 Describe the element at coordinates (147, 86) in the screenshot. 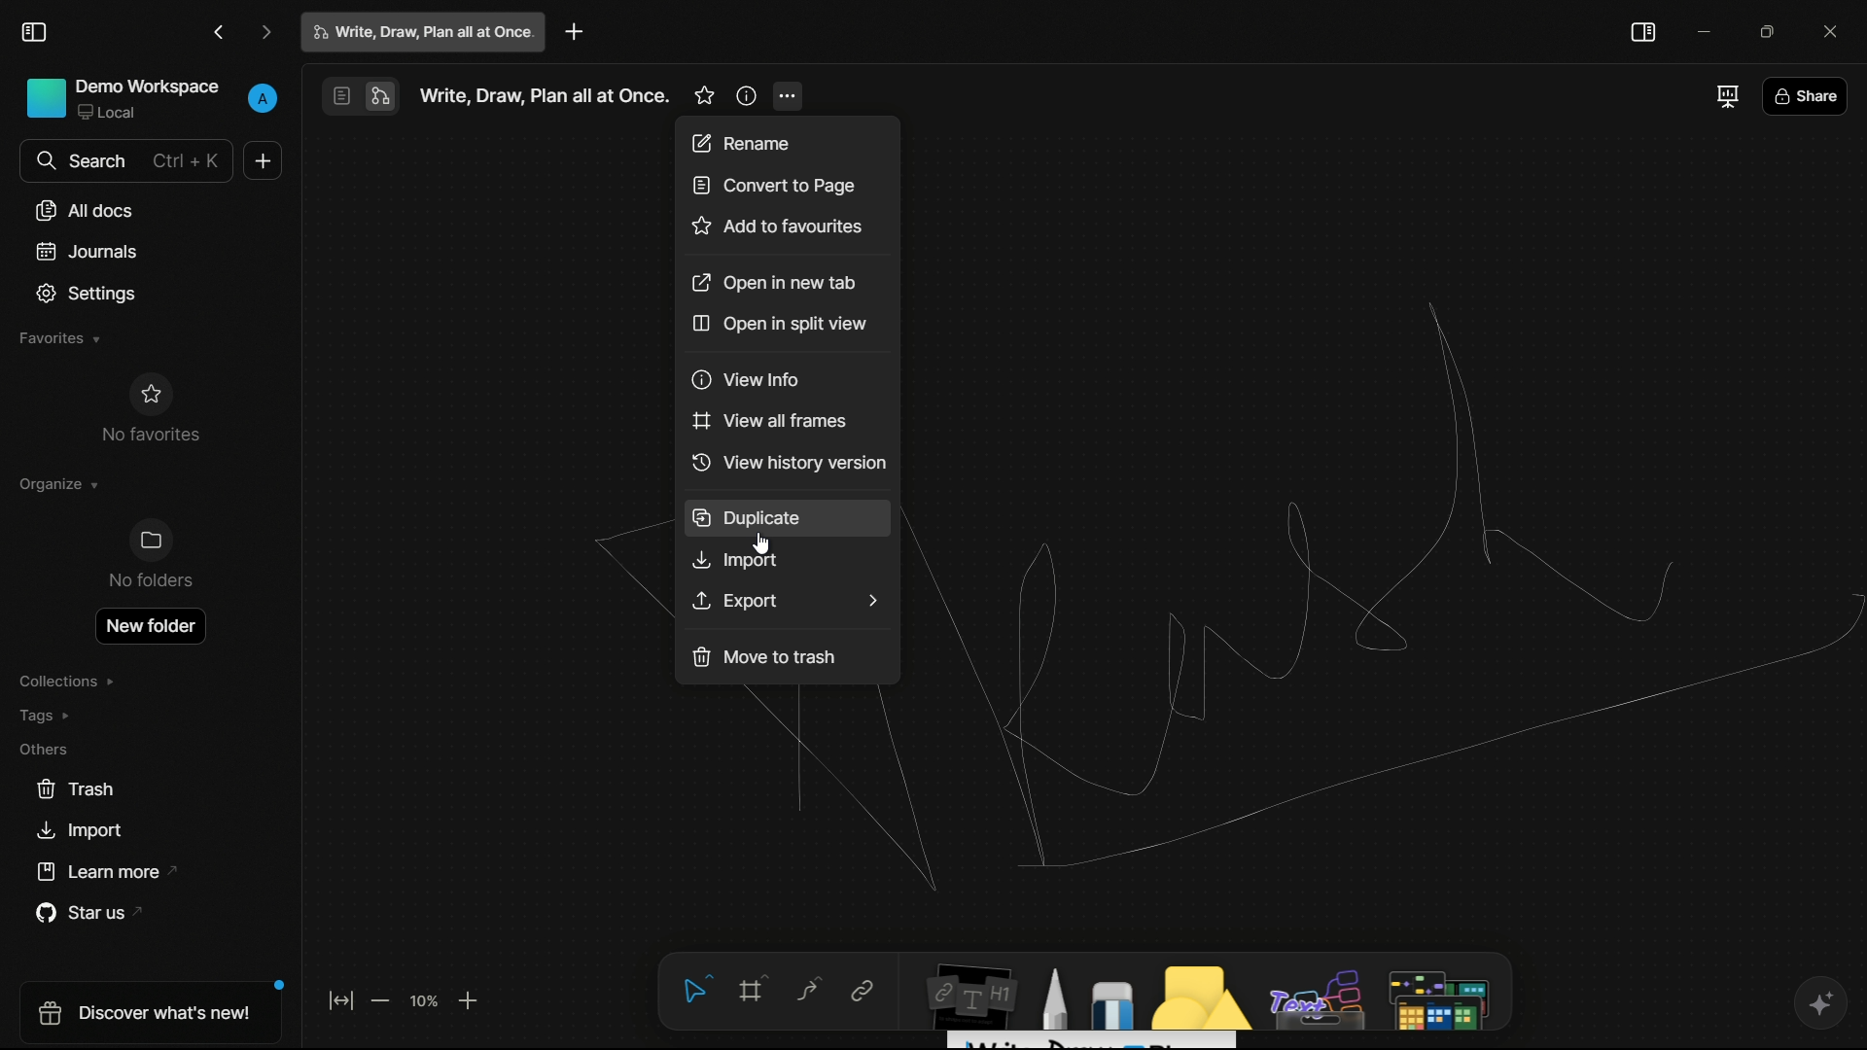

I see `demo workspace` at that location.